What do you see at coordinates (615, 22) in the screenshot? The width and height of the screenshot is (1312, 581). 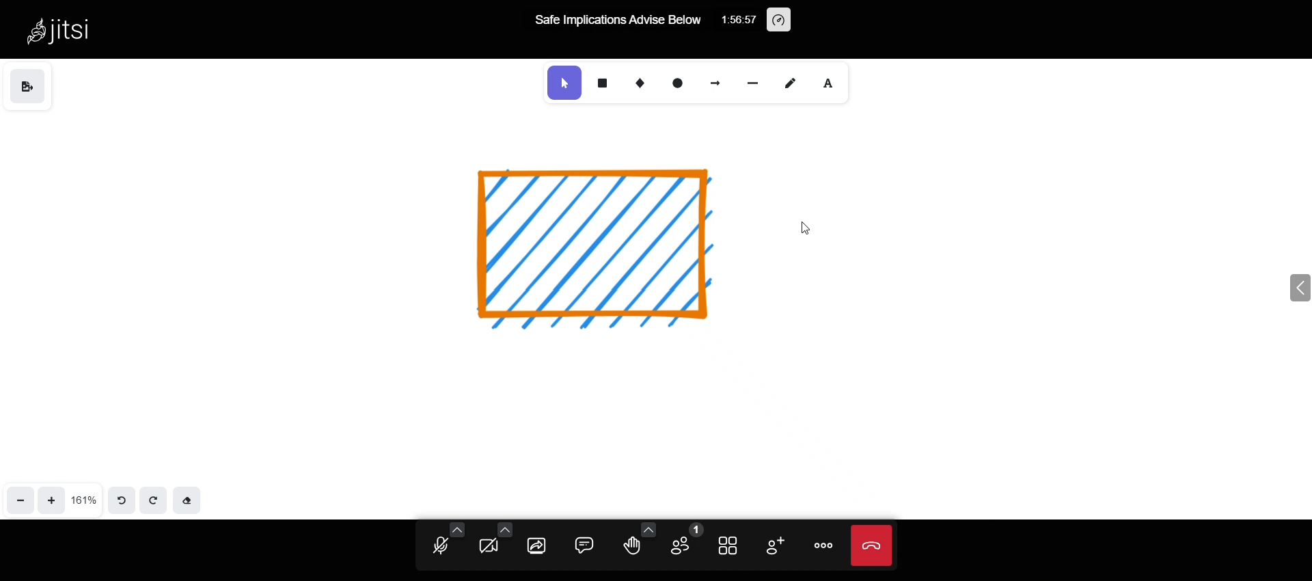 I see `Safe Implications Advise Below` at bounding box center [615, 22].